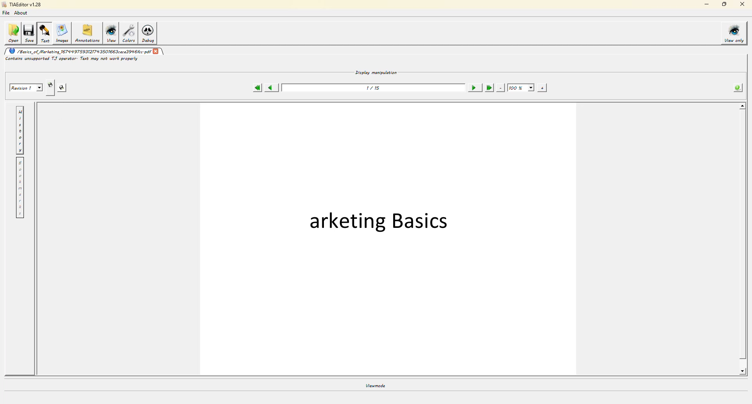 Image resolution: width=752 pixels, height=404 pixels. What do you see at coordinates (375, 385) in the screenshot?
I see `viewmode` at bounding box center [375, 385].